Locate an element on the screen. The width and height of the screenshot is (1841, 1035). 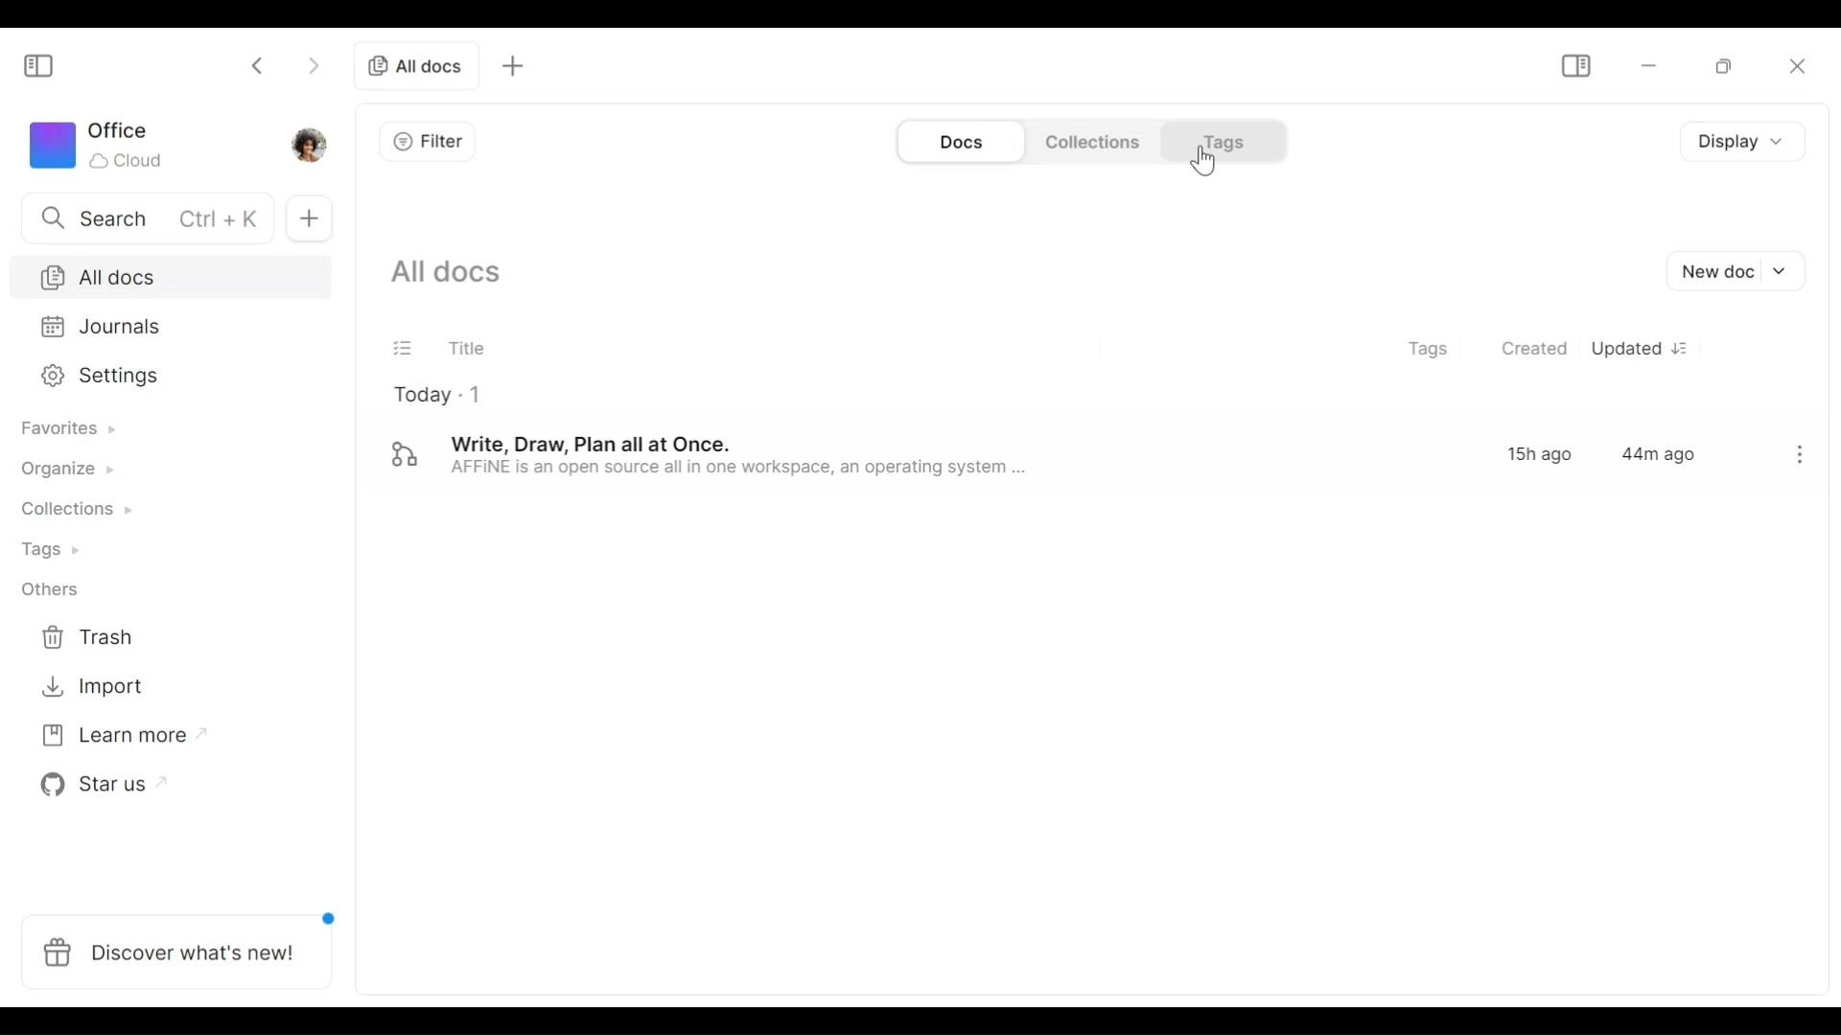
Display is located at coordinates (1736, 140).